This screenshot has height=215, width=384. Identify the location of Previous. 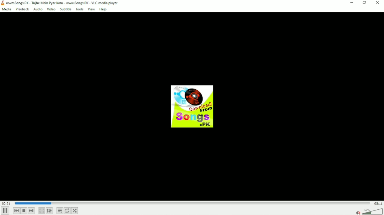
(16, 211).